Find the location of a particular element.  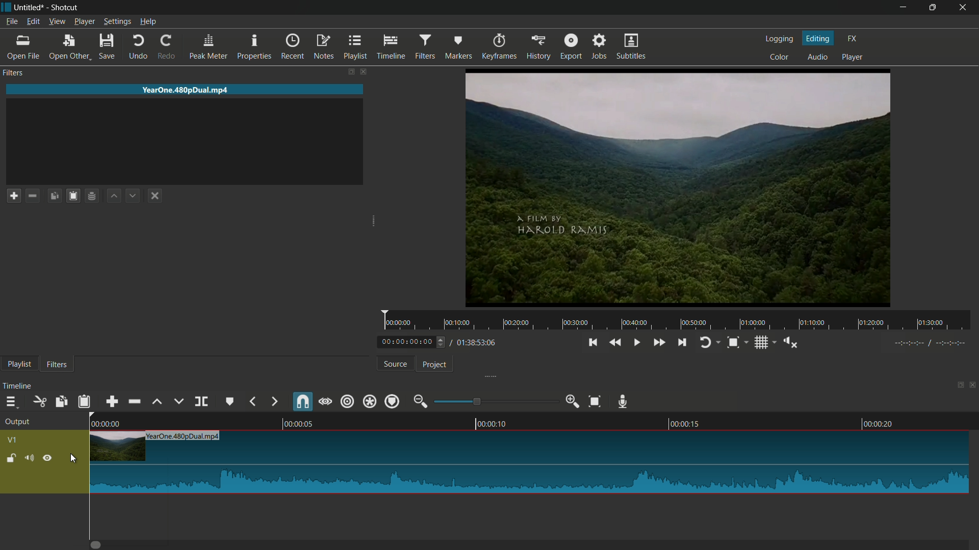

preview is located at coordinates (680, 187).